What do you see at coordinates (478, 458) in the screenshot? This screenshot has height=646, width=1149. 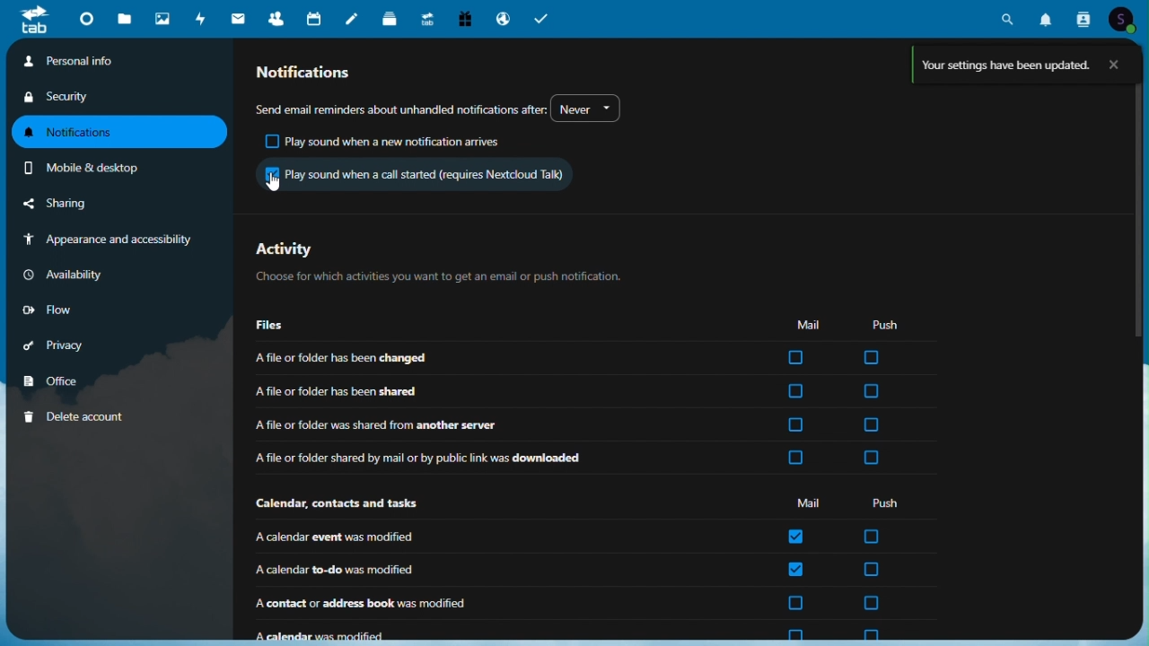 I see `A file or folder has been shared by a public link` at bounding box center [478, 458].